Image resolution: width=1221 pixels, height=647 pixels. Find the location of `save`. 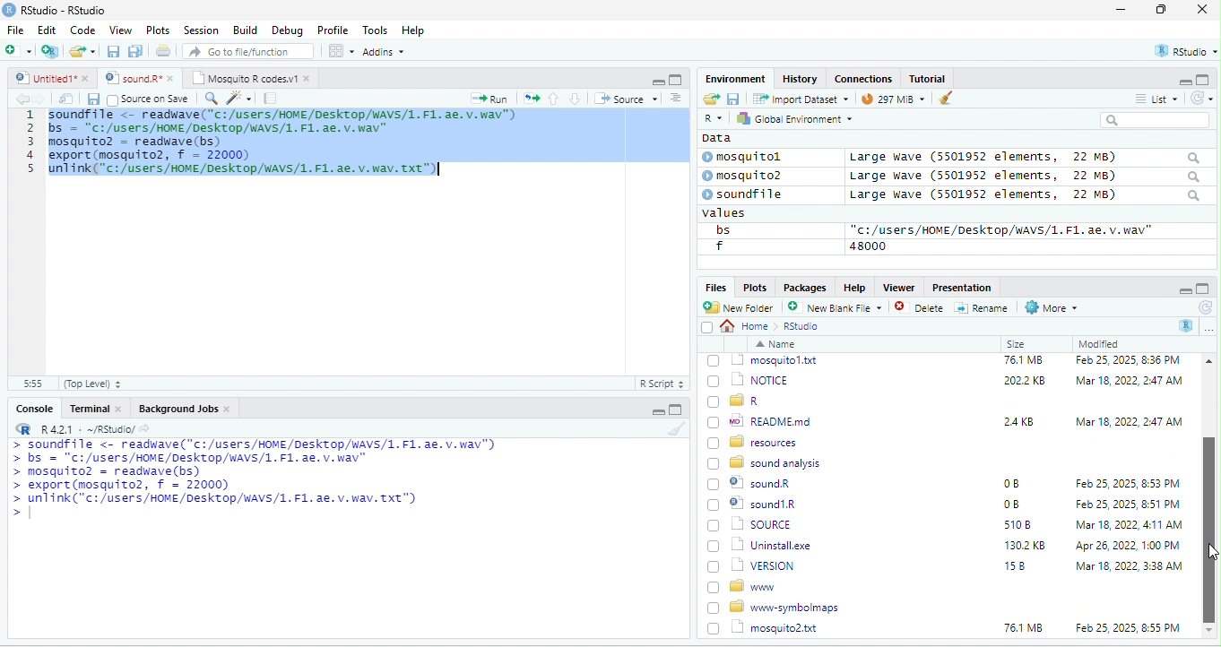

save is located at coordinates (115, 52).